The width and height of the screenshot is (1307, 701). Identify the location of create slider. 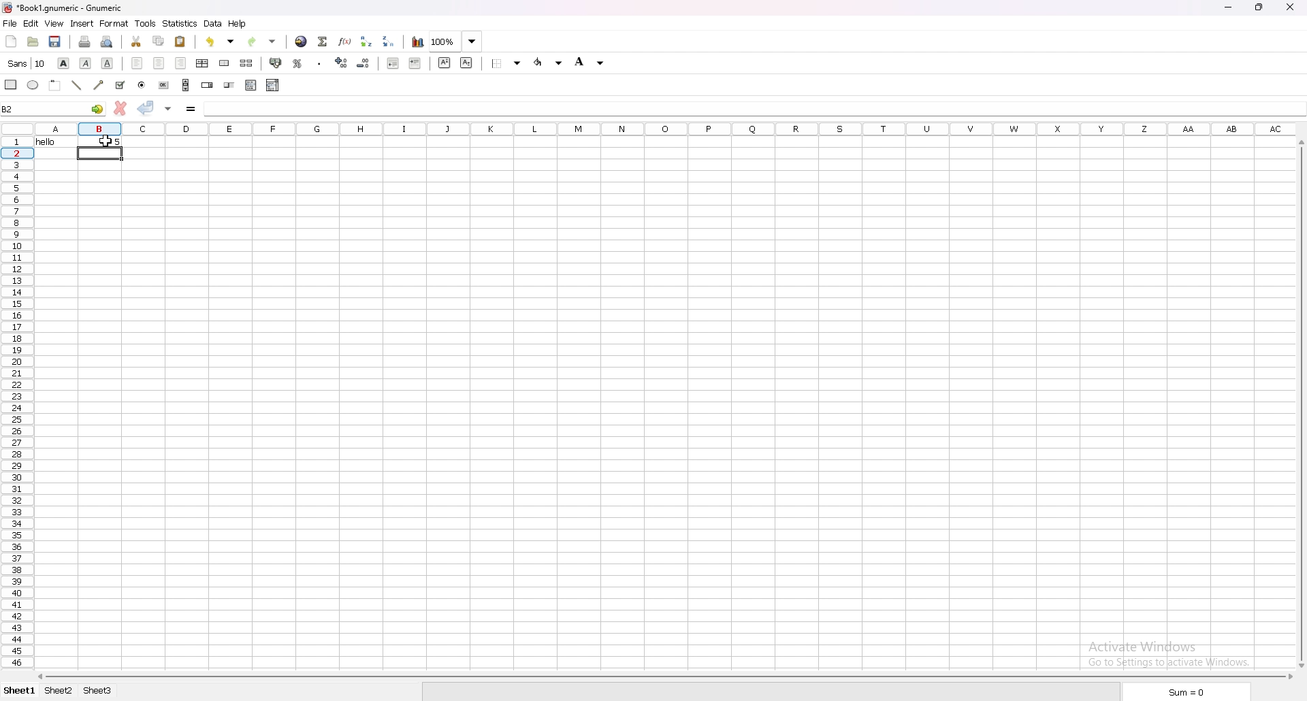
(231, 85).